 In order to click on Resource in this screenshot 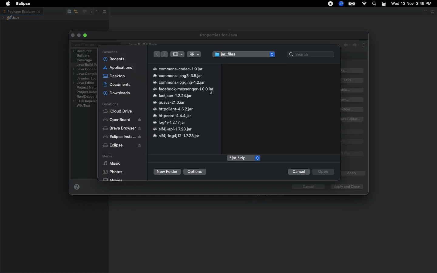, I will do `click(83, 51)`.